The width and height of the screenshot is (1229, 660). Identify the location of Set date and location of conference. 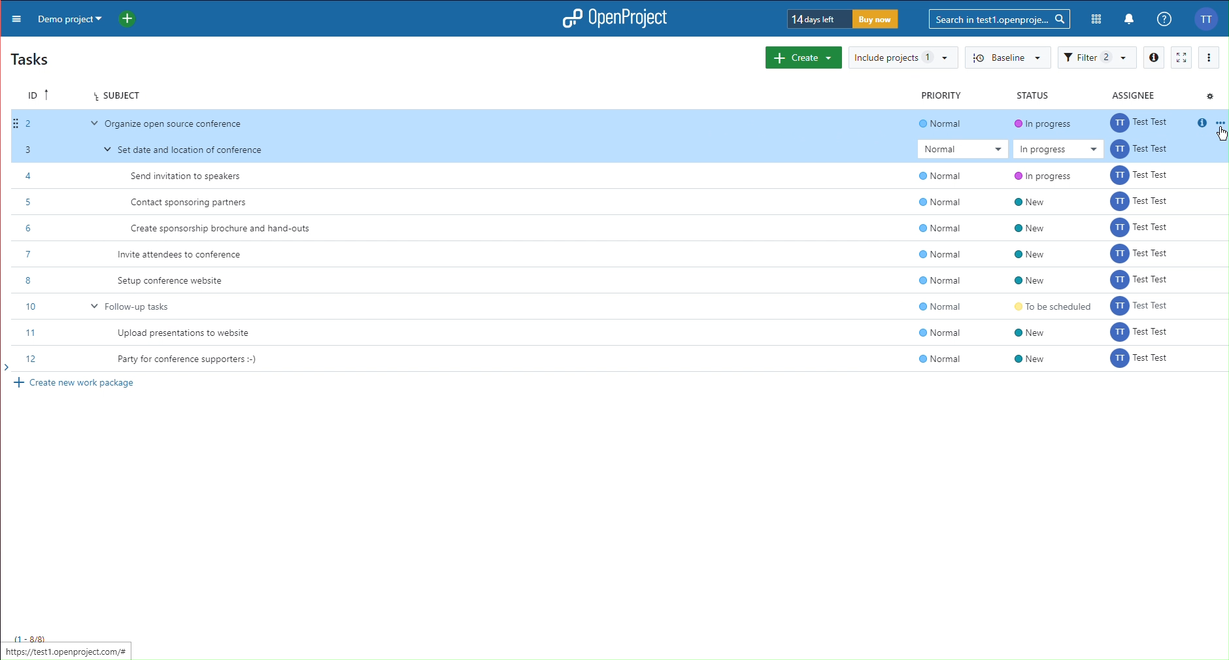
(186, 150).